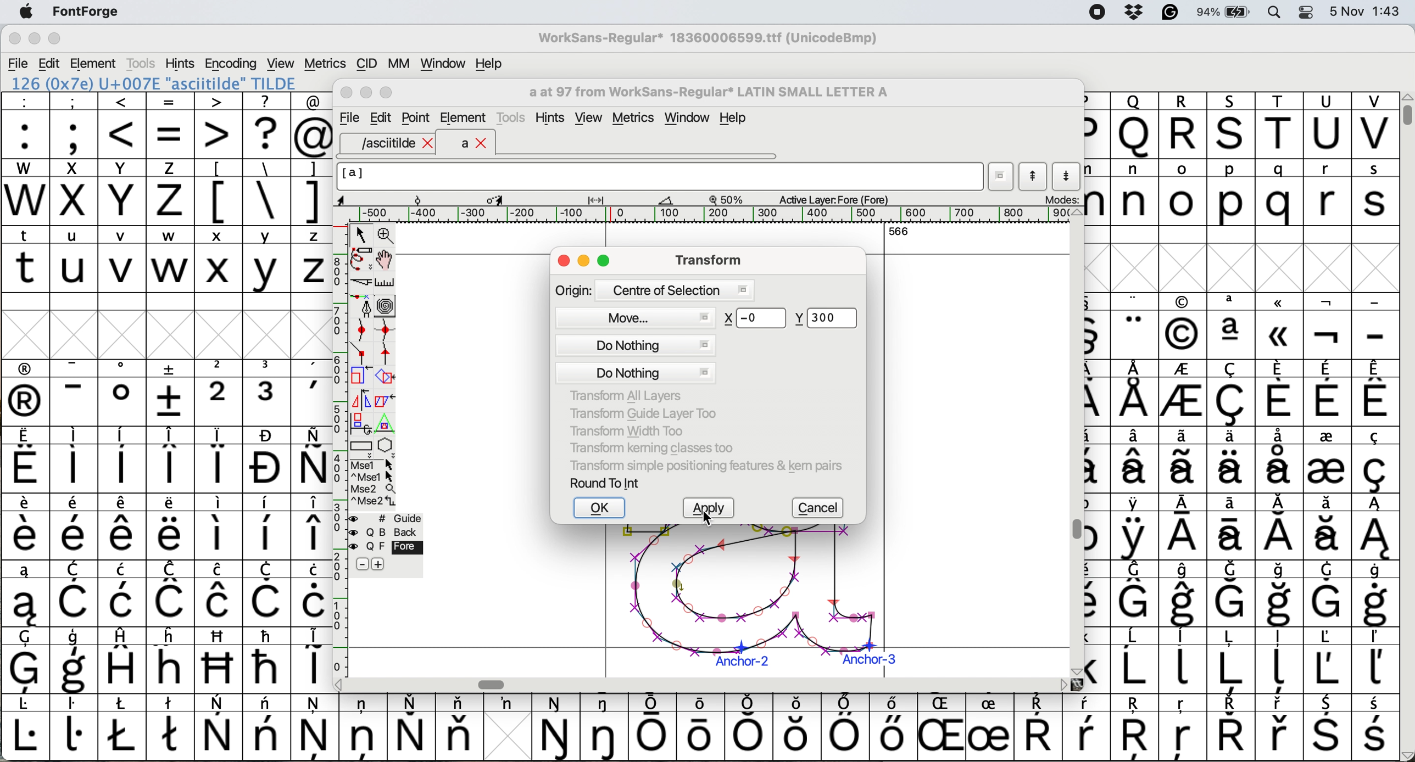 Image resolution: width=1415 pixels, height=762 pixels. I want to click on symbol, so click(268, 460).